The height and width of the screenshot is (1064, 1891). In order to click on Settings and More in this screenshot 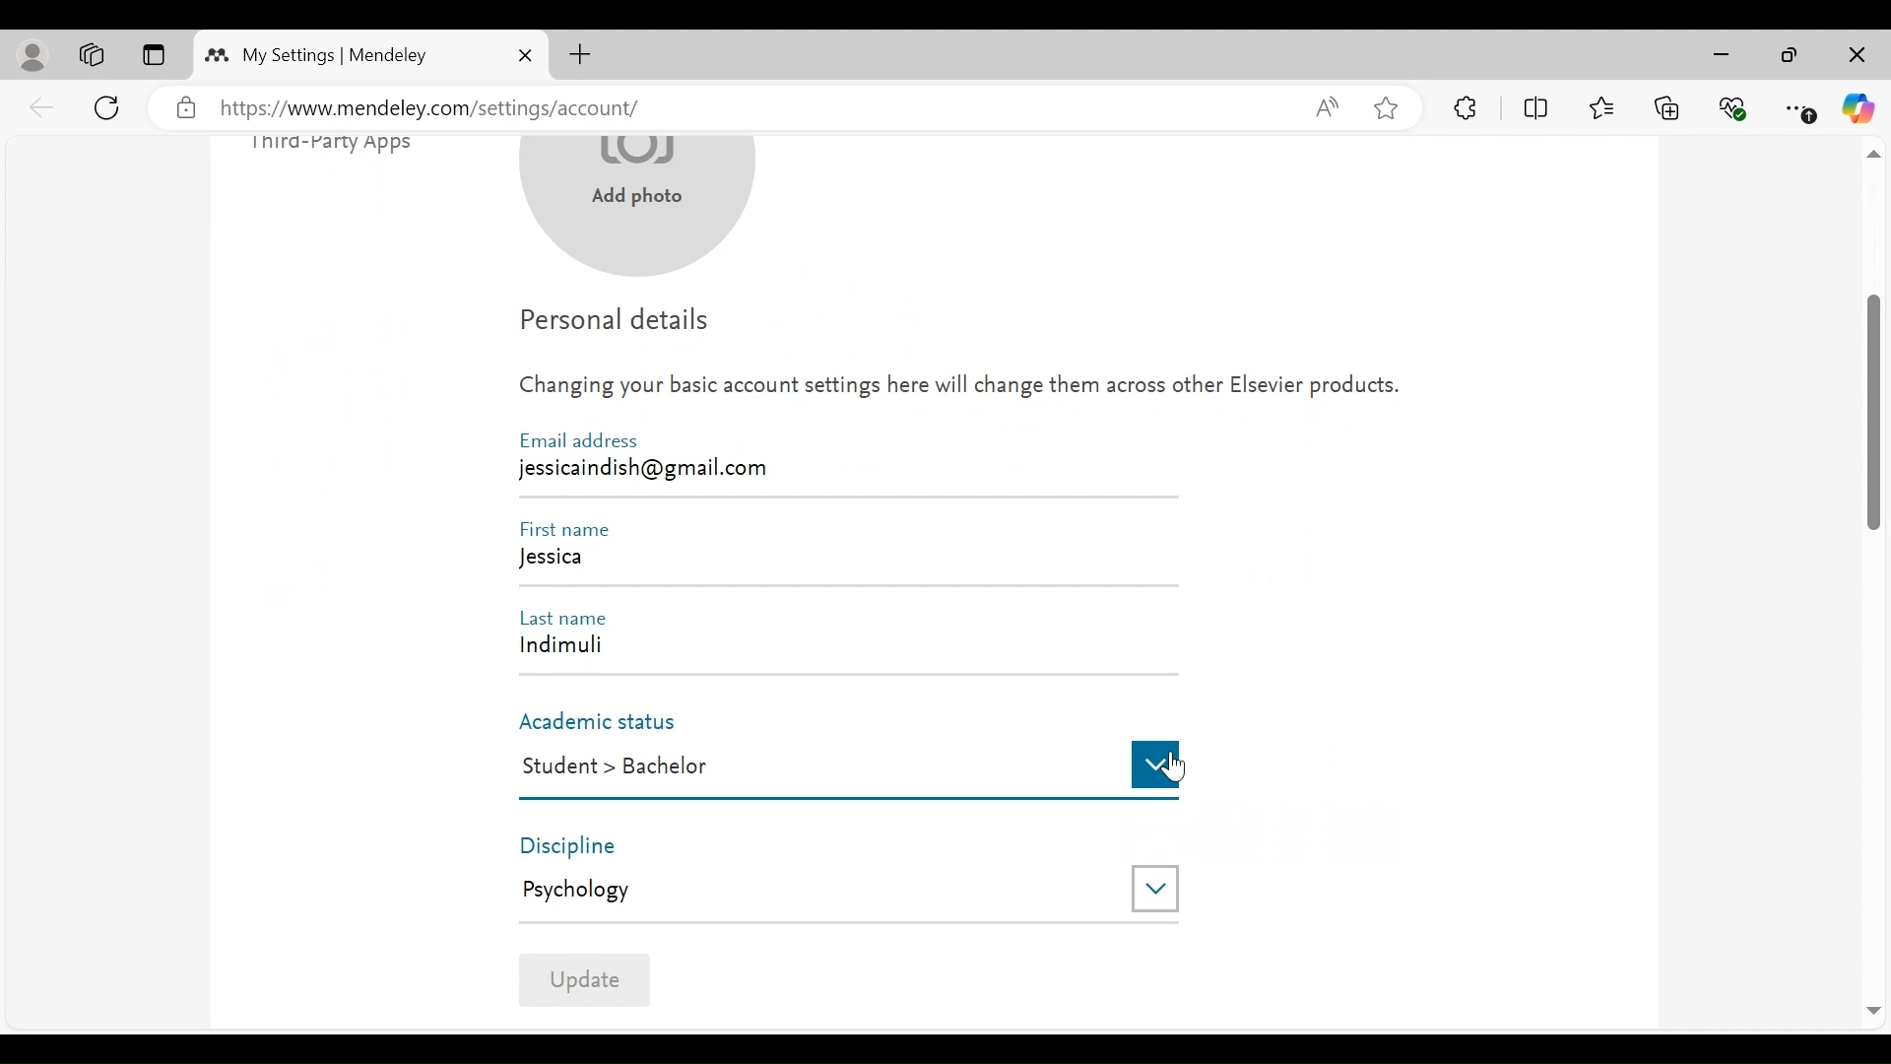, I will do `click(1801, 109)`.